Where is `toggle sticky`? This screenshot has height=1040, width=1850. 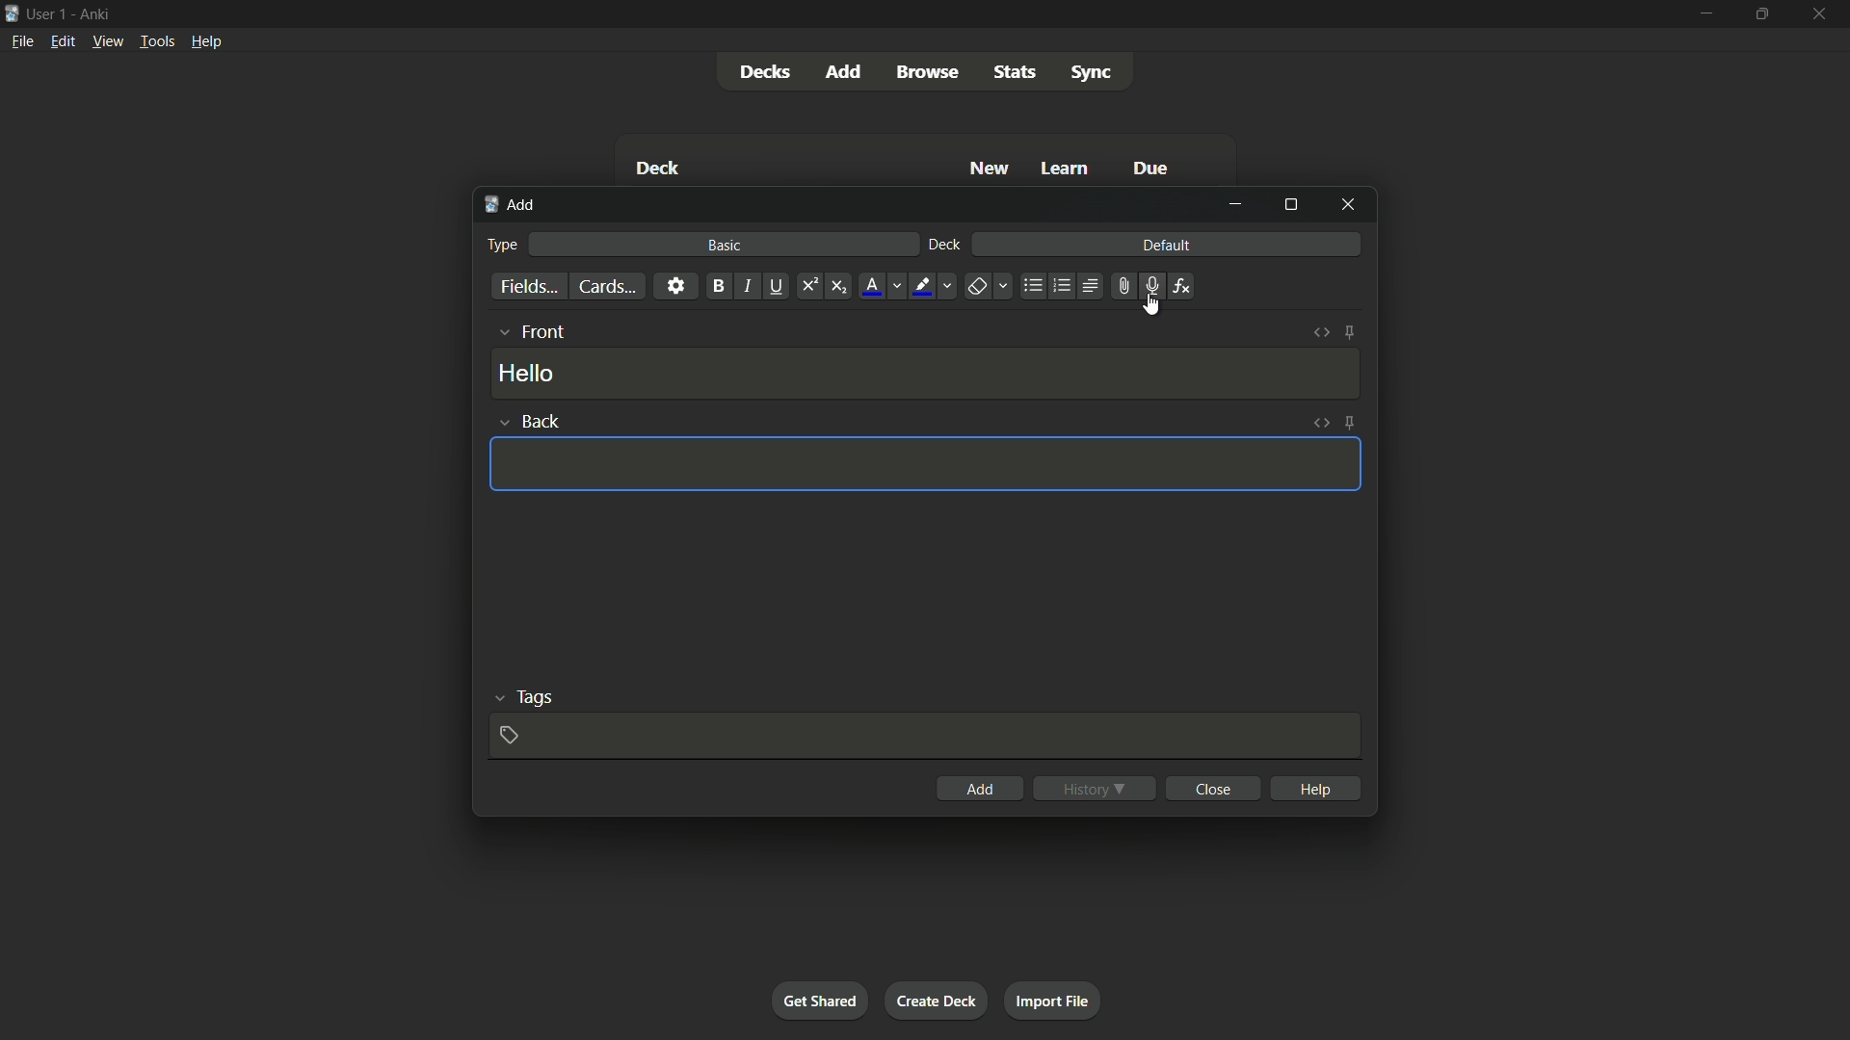 toggle sticky is located at coordinates (1351, 333).